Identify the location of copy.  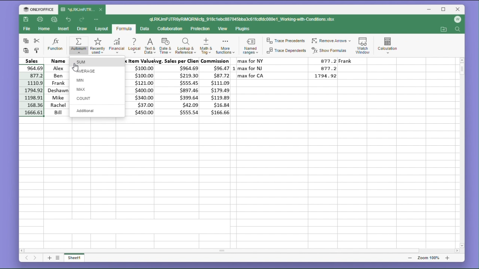
(25, 41).